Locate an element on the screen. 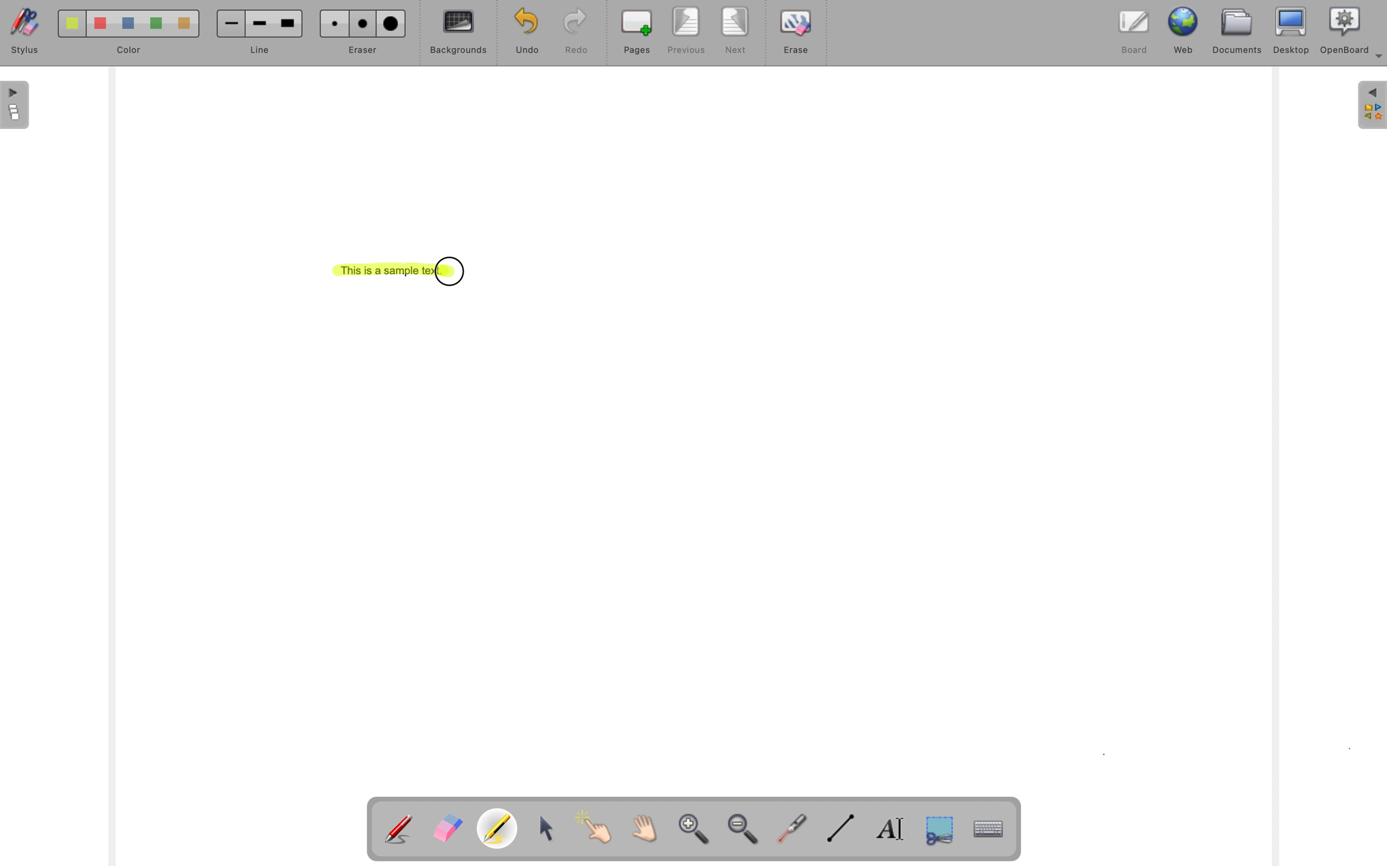 The image size is (1387, 866). Small line is located at coordinates (232, 23).